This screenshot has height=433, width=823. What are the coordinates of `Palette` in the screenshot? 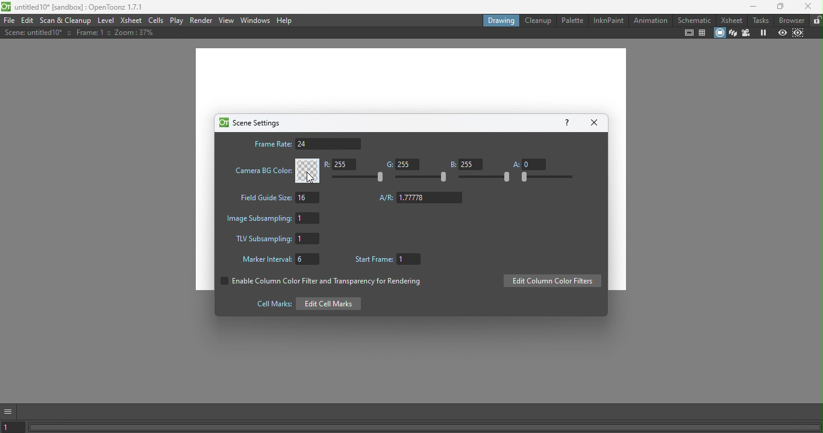 It's located at (572, 20).